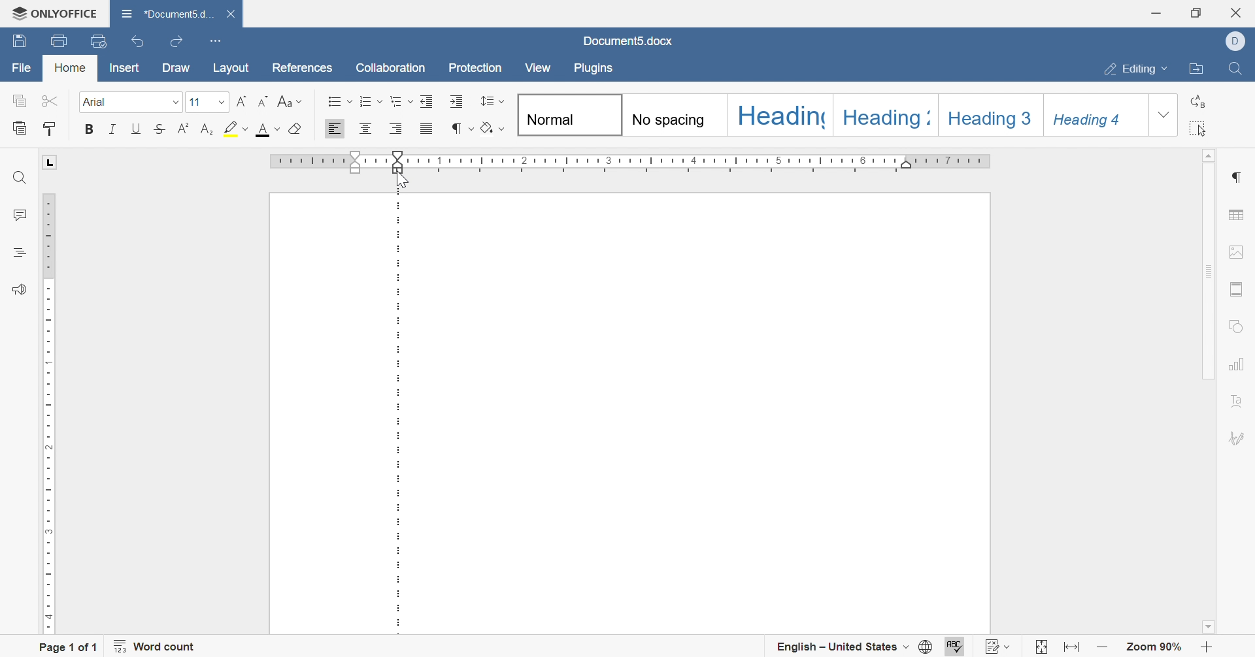 This screenshot has height=657, width=1255. What do you see at coordinates (137, 40) in the screenshot?
I see `undo` at bounding box center [137, 40].